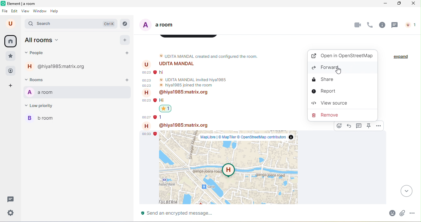 The image size is (421, 222). Describe the element at coordinates (56, 66) in the screenshot. I see `hiya 1985` at that location.